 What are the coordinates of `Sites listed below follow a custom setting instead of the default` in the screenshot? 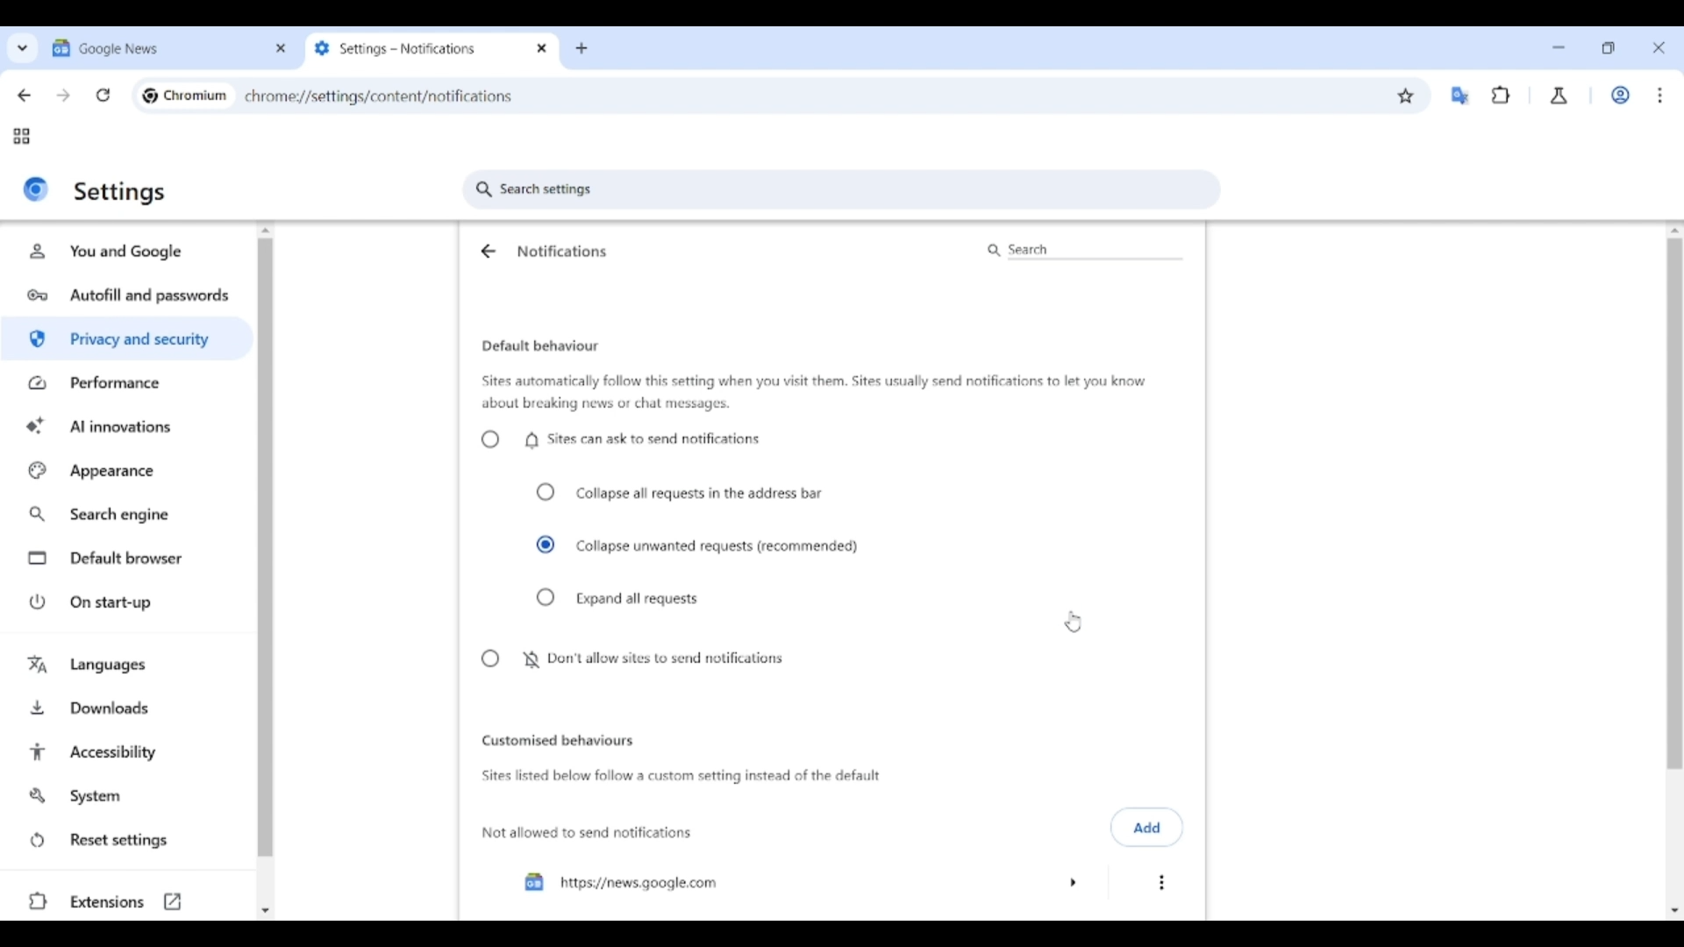 It's located at (679, 777).